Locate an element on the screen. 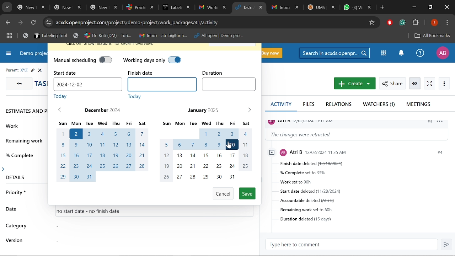 This screenshot has height=256, width=455. Relations is located at coordinates (341, 105).